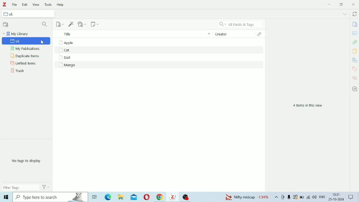  Describe the element at coordinates (6, 24) in the screenshot. I see `New Collection` at that location.